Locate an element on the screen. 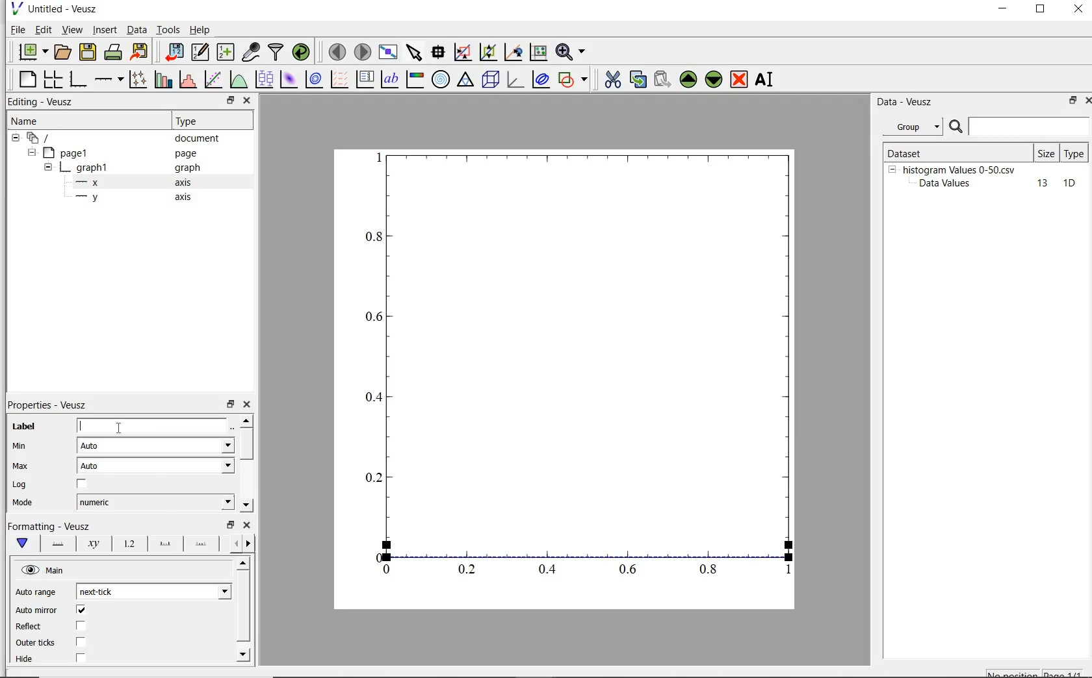  next options is located at coordinates (250, 544).